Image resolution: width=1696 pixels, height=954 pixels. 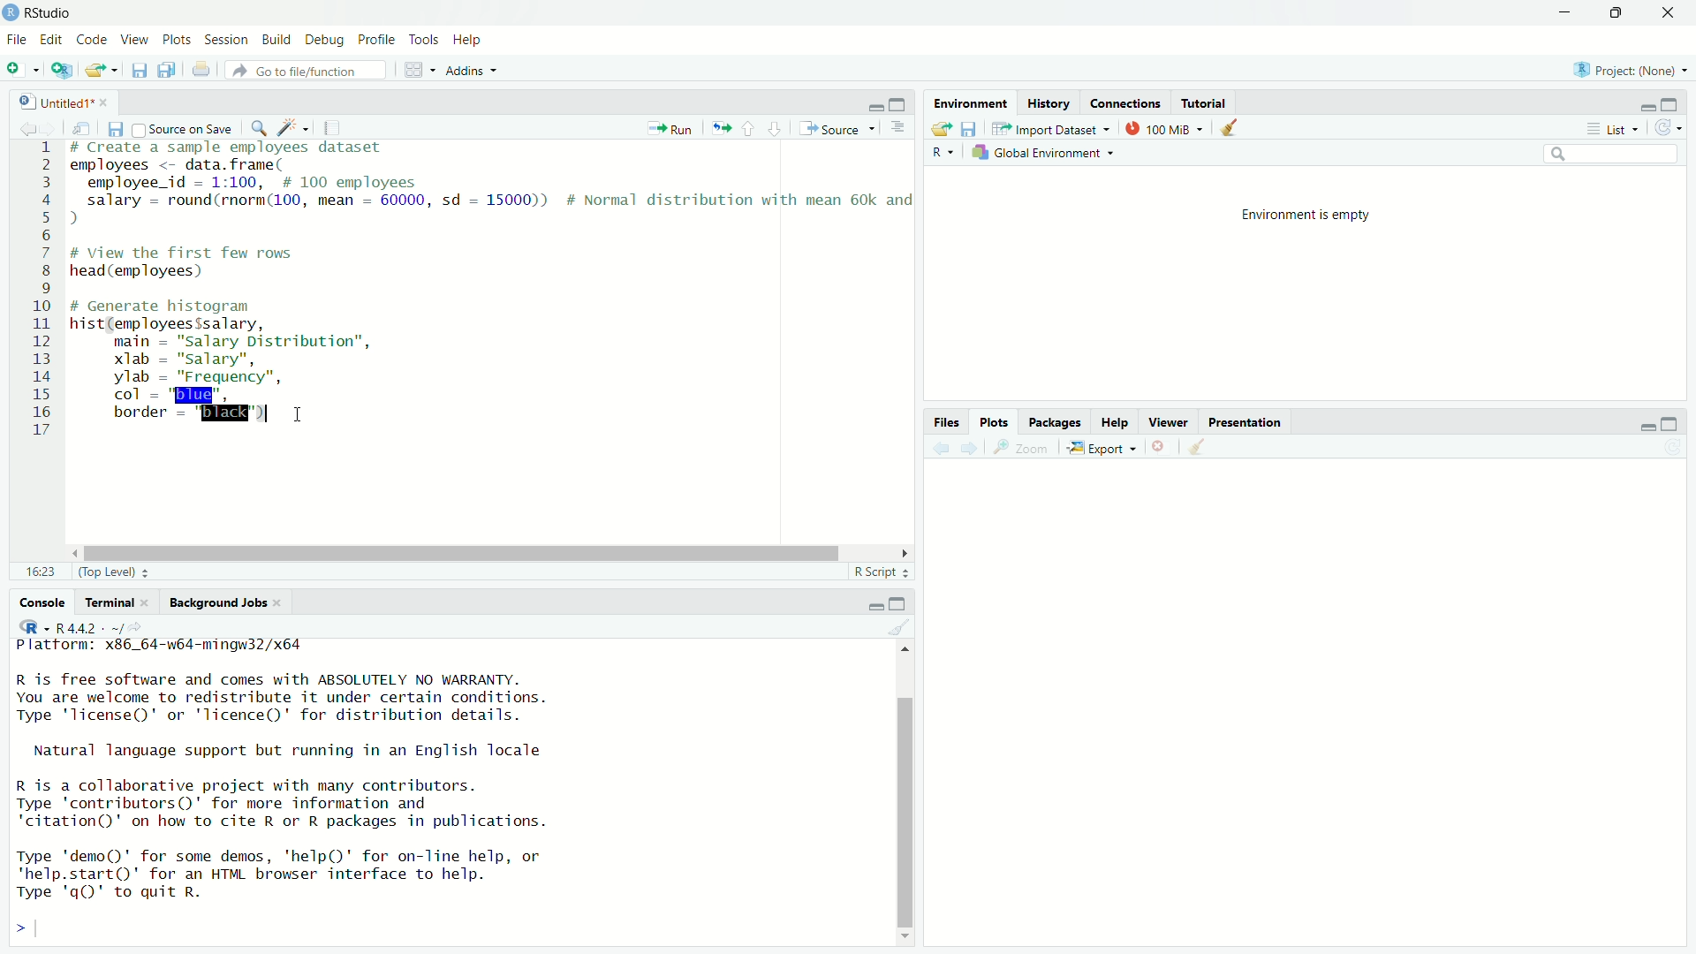 What do you see at coordinates (940, 129) in the screenshot?
I see `file` at bounding box center [940, 129].